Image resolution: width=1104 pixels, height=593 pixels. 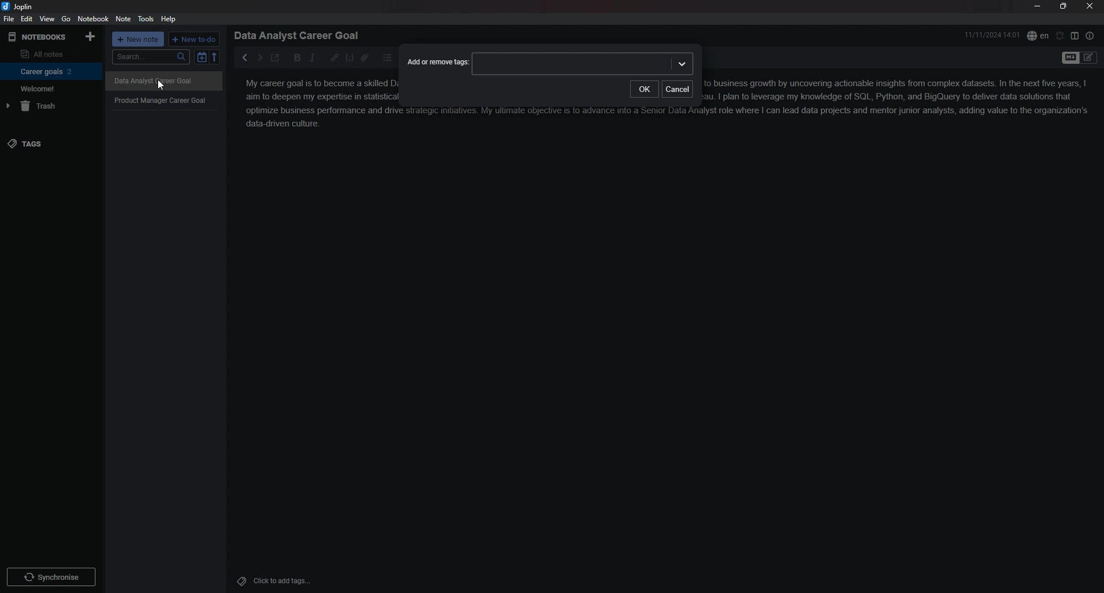 What do you see at coordinates (93, 18) in the screenshot?
I see `notebook` at bounding box center [93, 18].